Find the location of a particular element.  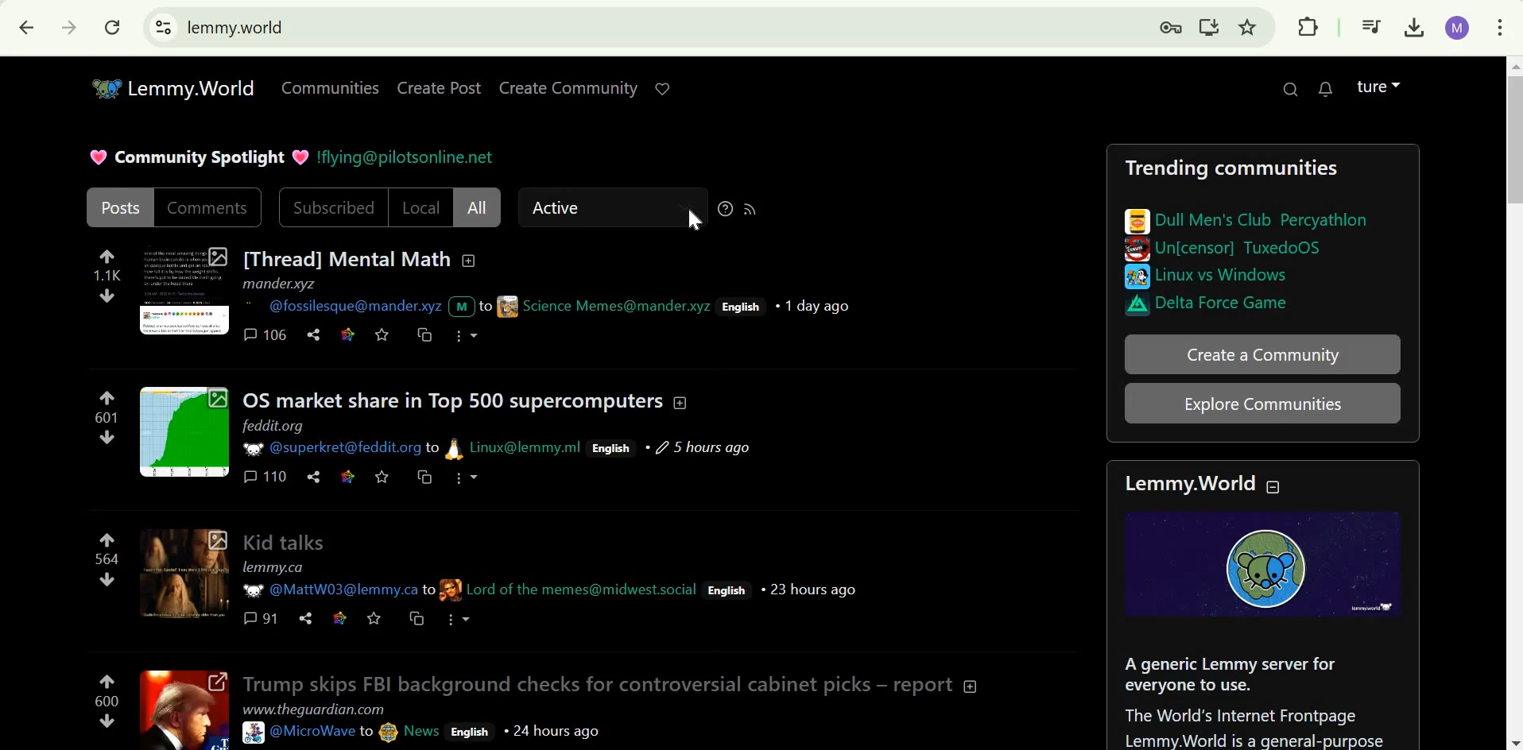

Delta force game is located at coordinates (1229, 303).